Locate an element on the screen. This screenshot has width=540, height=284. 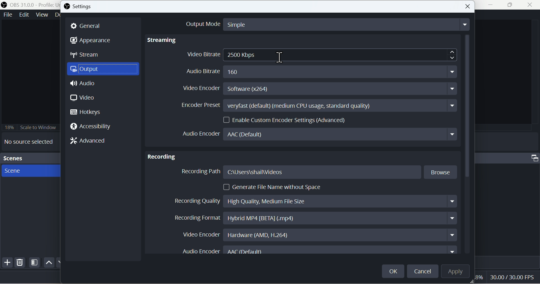
Output Mode is located at coordinates (321, 24).